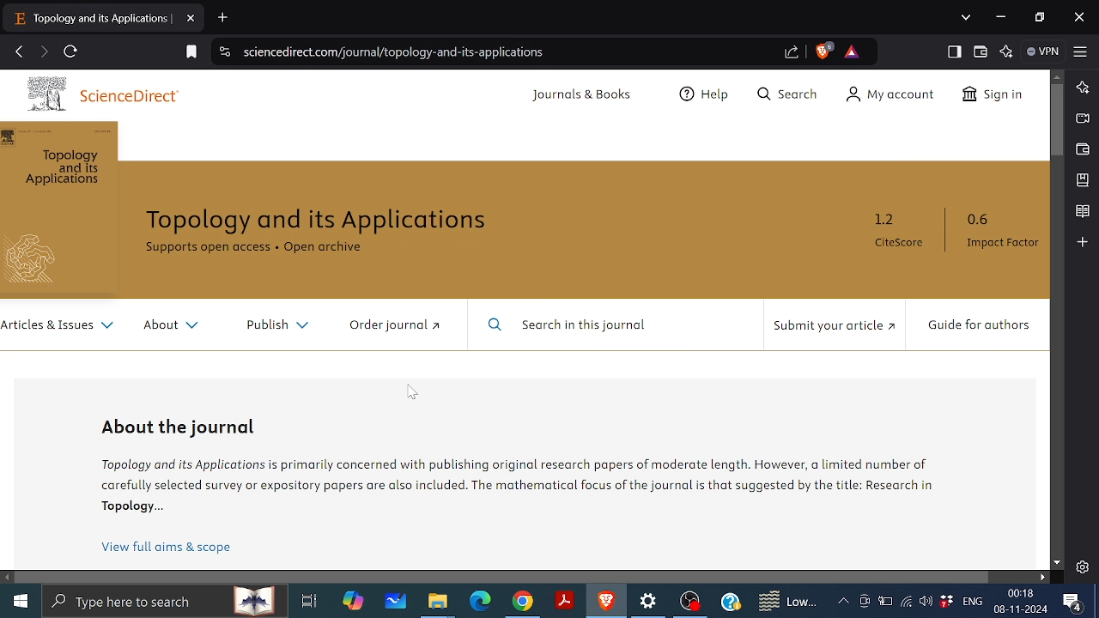 This screenshot has width=1099, height=618. I want to click on View full aims & scope, so click(167, 543).